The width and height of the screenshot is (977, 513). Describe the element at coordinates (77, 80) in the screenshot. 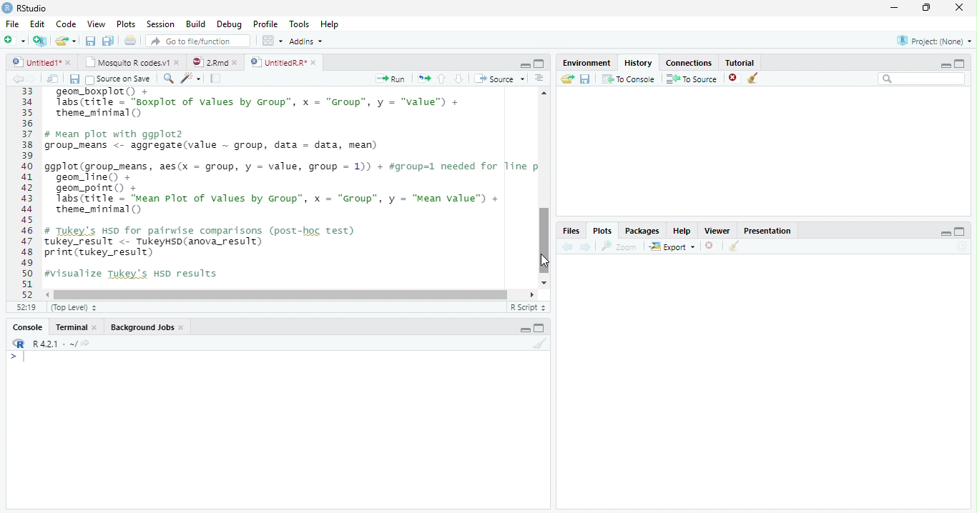

I see `Save all` at that location.